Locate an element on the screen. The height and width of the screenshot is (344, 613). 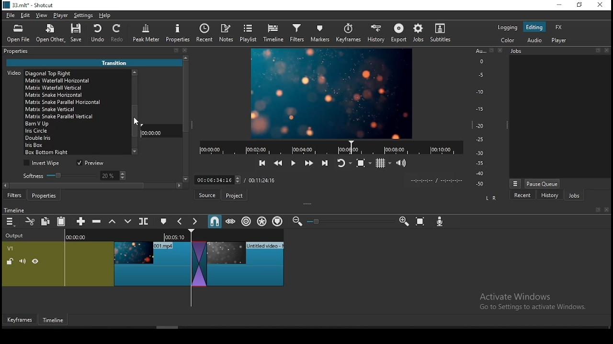
export is located at coordinates (400, 32).